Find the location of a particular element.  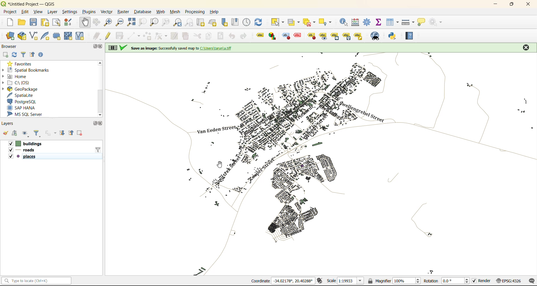

favorites is located at coordinates (22, 64).